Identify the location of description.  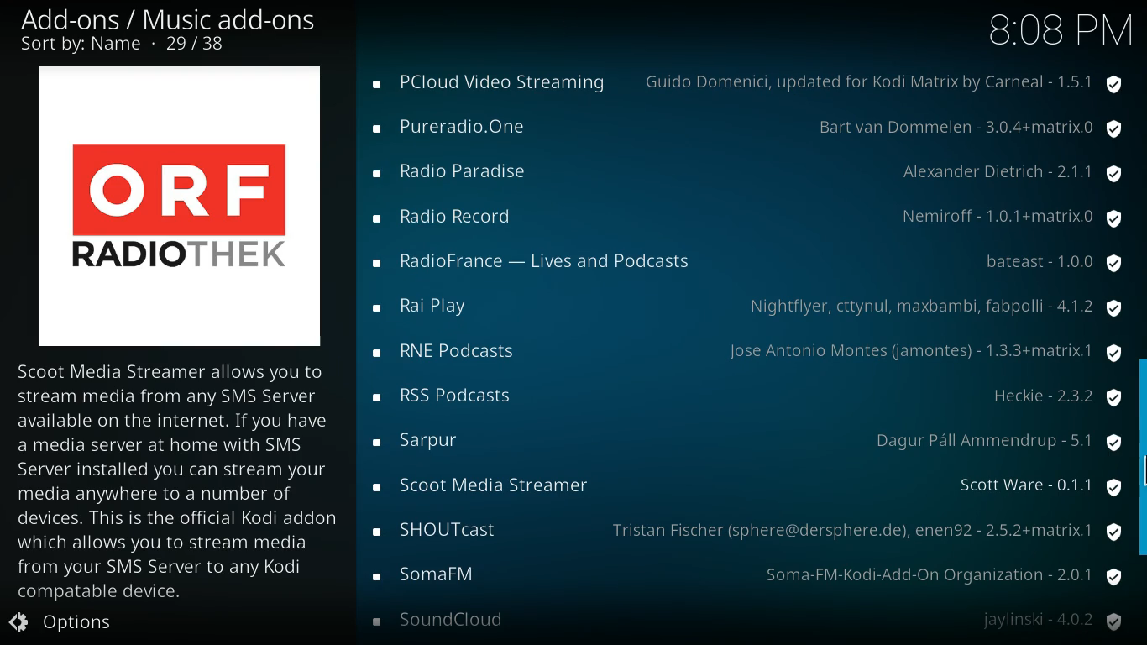
(181, 480).